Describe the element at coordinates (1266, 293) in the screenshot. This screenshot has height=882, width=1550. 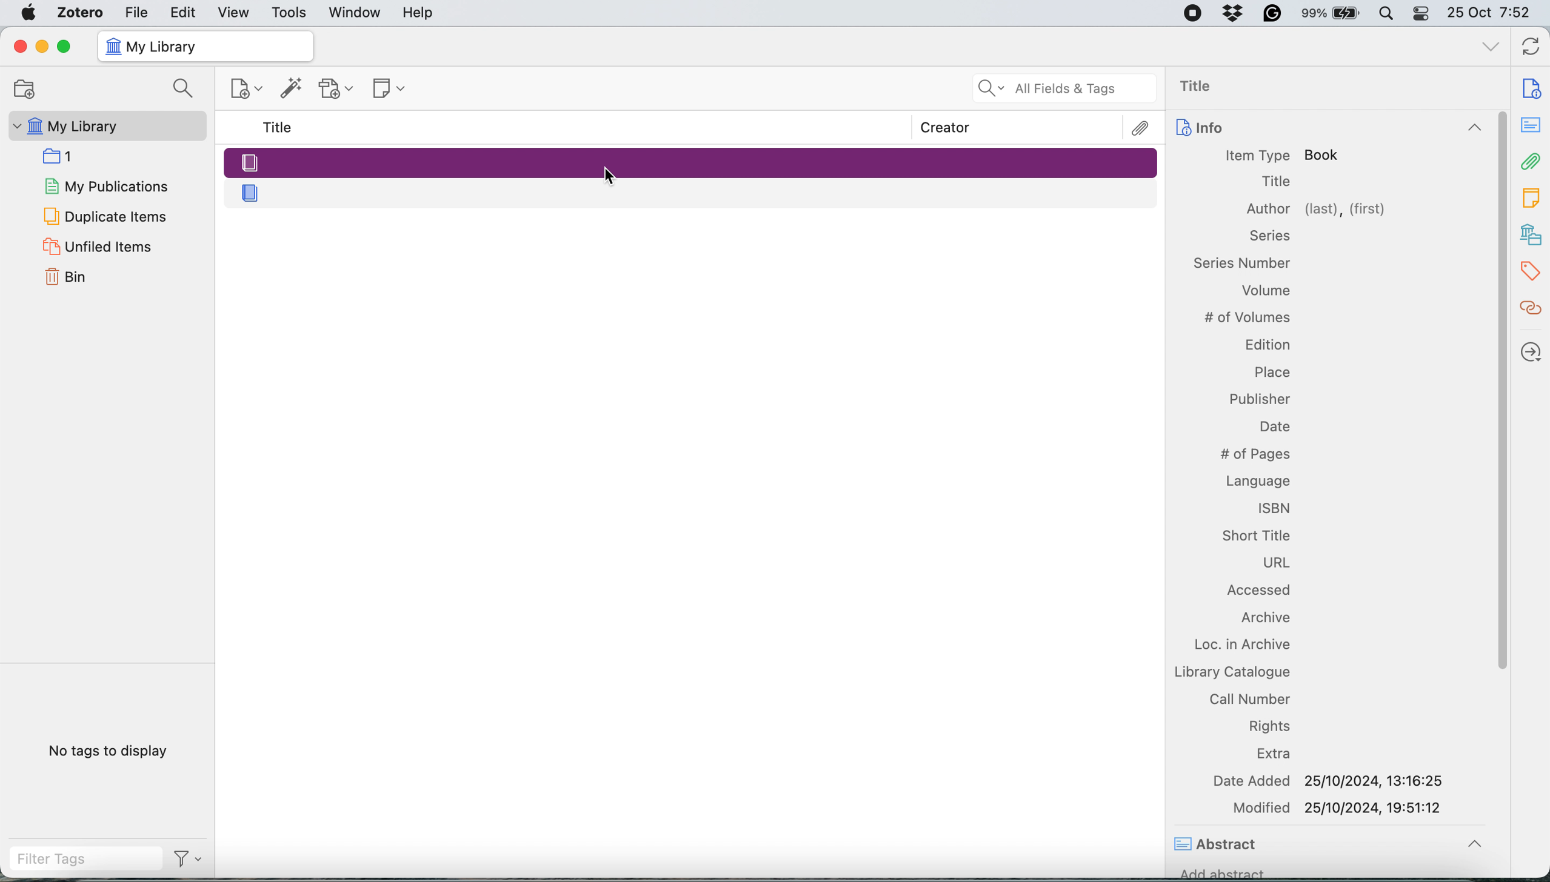
I see `Volume` at that location.